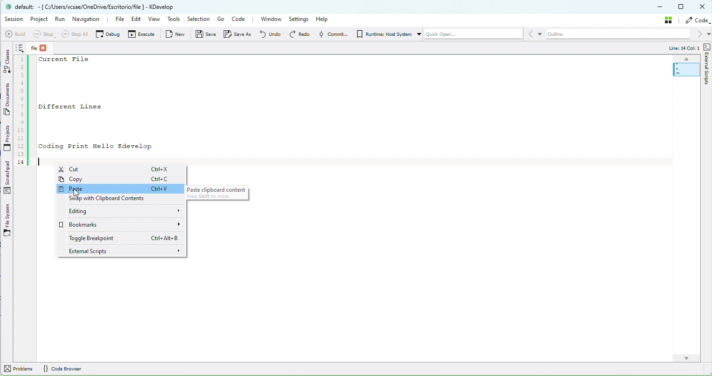  What do you see at coordinates (123, 210) in the screenshot?
I see `Editing` at bounding box center [123, 210].